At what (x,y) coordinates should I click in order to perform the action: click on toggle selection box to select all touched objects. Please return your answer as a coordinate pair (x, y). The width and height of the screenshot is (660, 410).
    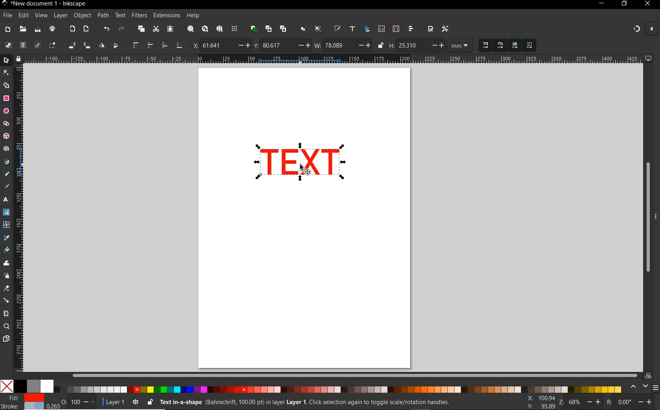
    Looking at the image, I should click on (52, 46).